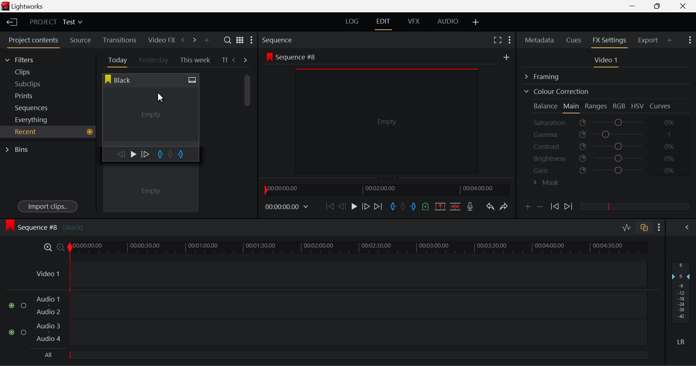 This screenshot has width=696, height=366. I want to click on Previous keyframe, so click(554, 207).